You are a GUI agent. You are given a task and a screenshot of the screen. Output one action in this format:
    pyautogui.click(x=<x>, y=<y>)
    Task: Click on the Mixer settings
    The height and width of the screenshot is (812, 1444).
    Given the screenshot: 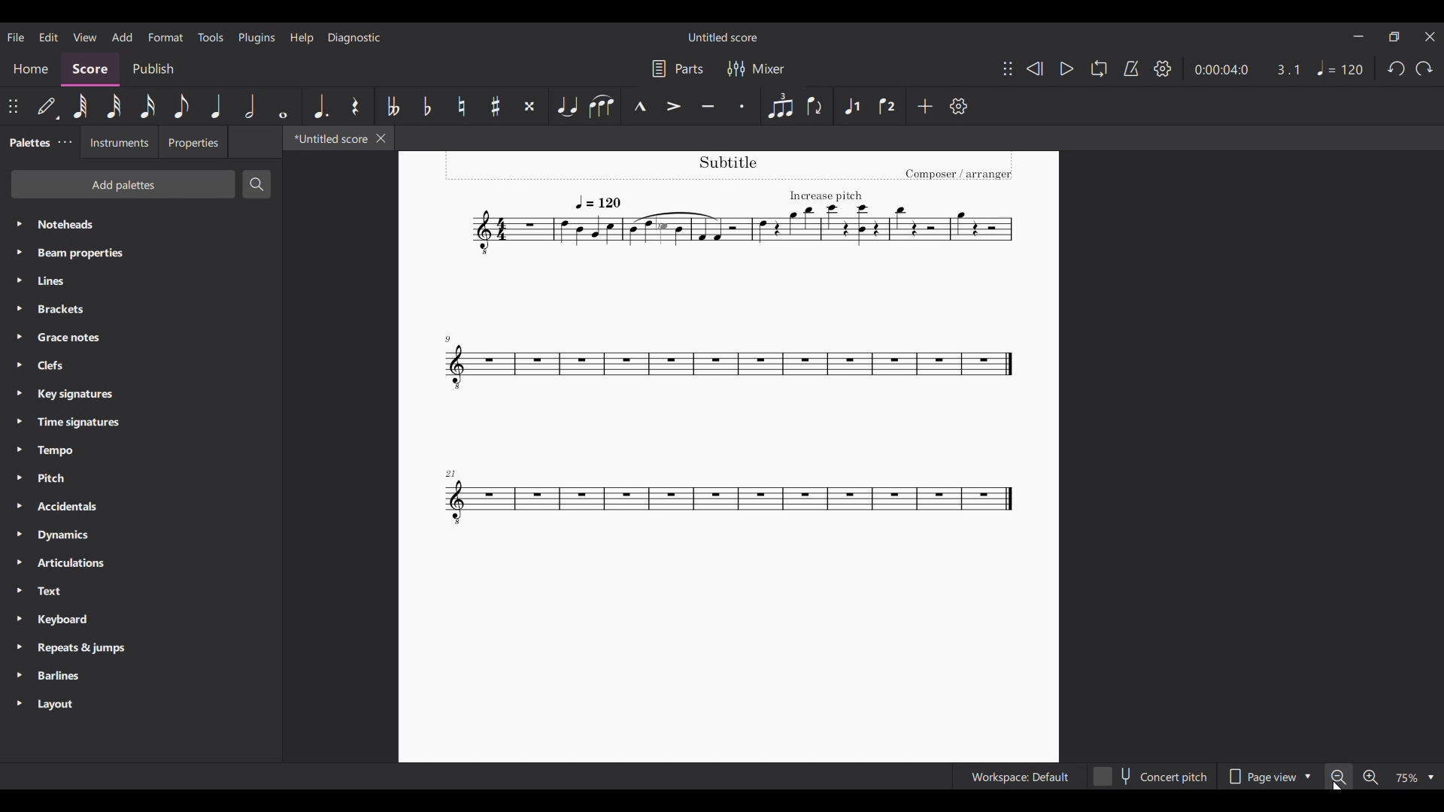 What is the action you would take?
    pyautogui.click(x=757, y=68)
    